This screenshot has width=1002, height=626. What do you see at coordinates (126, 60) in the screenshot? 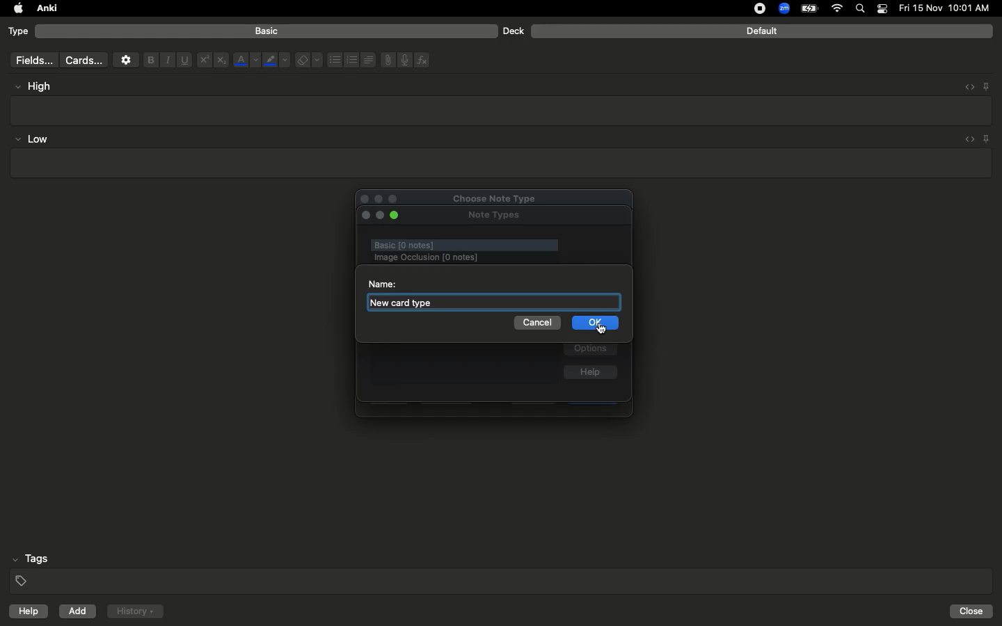
I see `Settings` at bounding box center [126, 60].